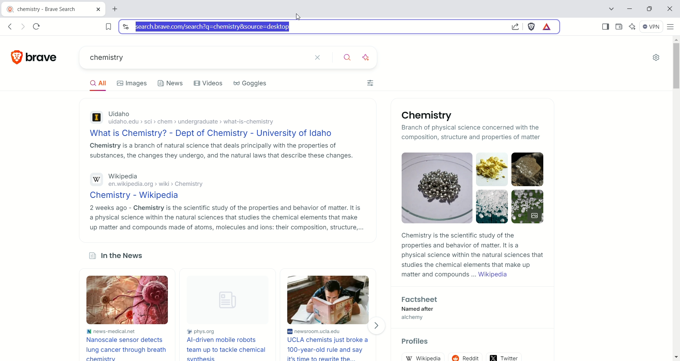 This screenshot has height=361, width=680. What do you see at coordinates (322, 58) in the screenshot?
I see `close` at bounding box center [322, 58].